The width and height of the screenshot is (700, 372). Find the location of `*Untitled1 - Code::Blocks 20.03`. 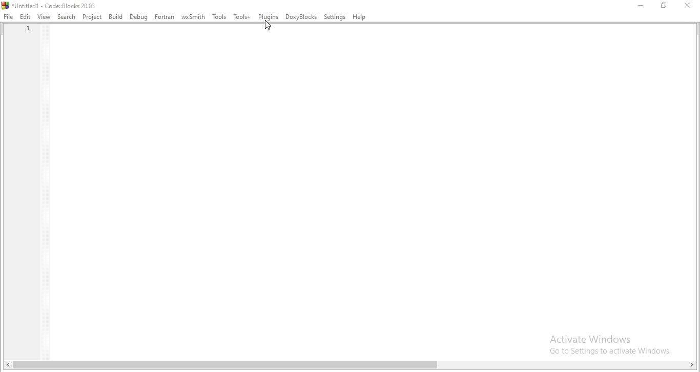

*Untitled1 - Code::Blocks 20.03 is located at coordinates (50, 5).